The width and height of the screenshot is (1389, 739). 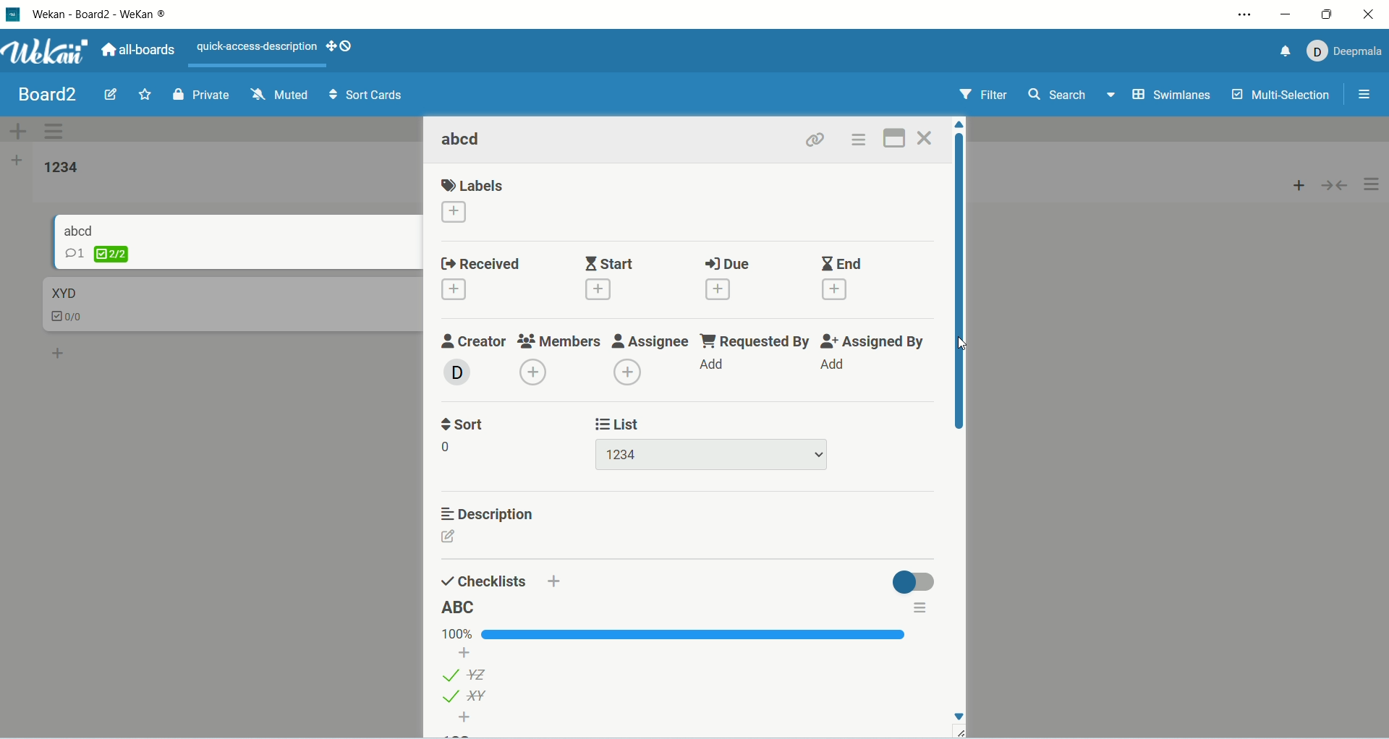 What do you see at coordinates (56, 133) in the screenshot?
I see `swimlane actions` at bounding box center [56, 133].